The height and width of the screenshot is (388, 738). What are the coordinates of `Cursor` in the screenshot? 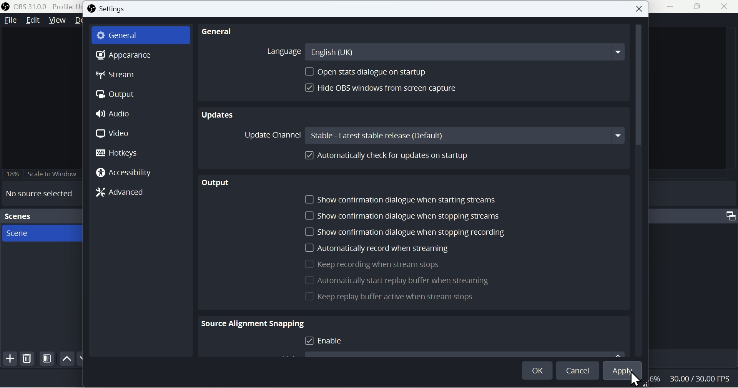 It's located at (635, 378).